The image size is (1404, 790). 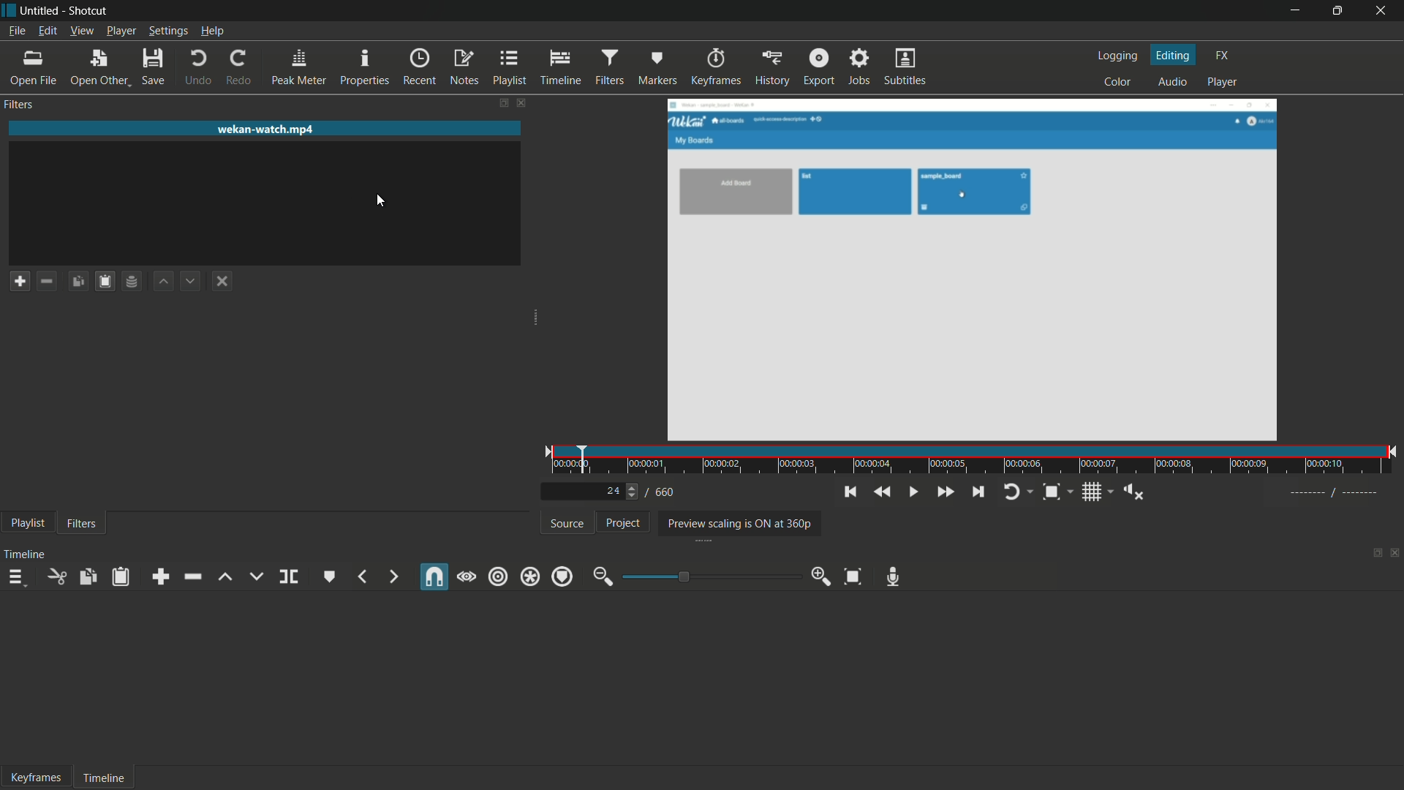 What do you see at coordinates (1173, 55) in the screenshot?
I see `editing` at bounding box center [1173, 55].